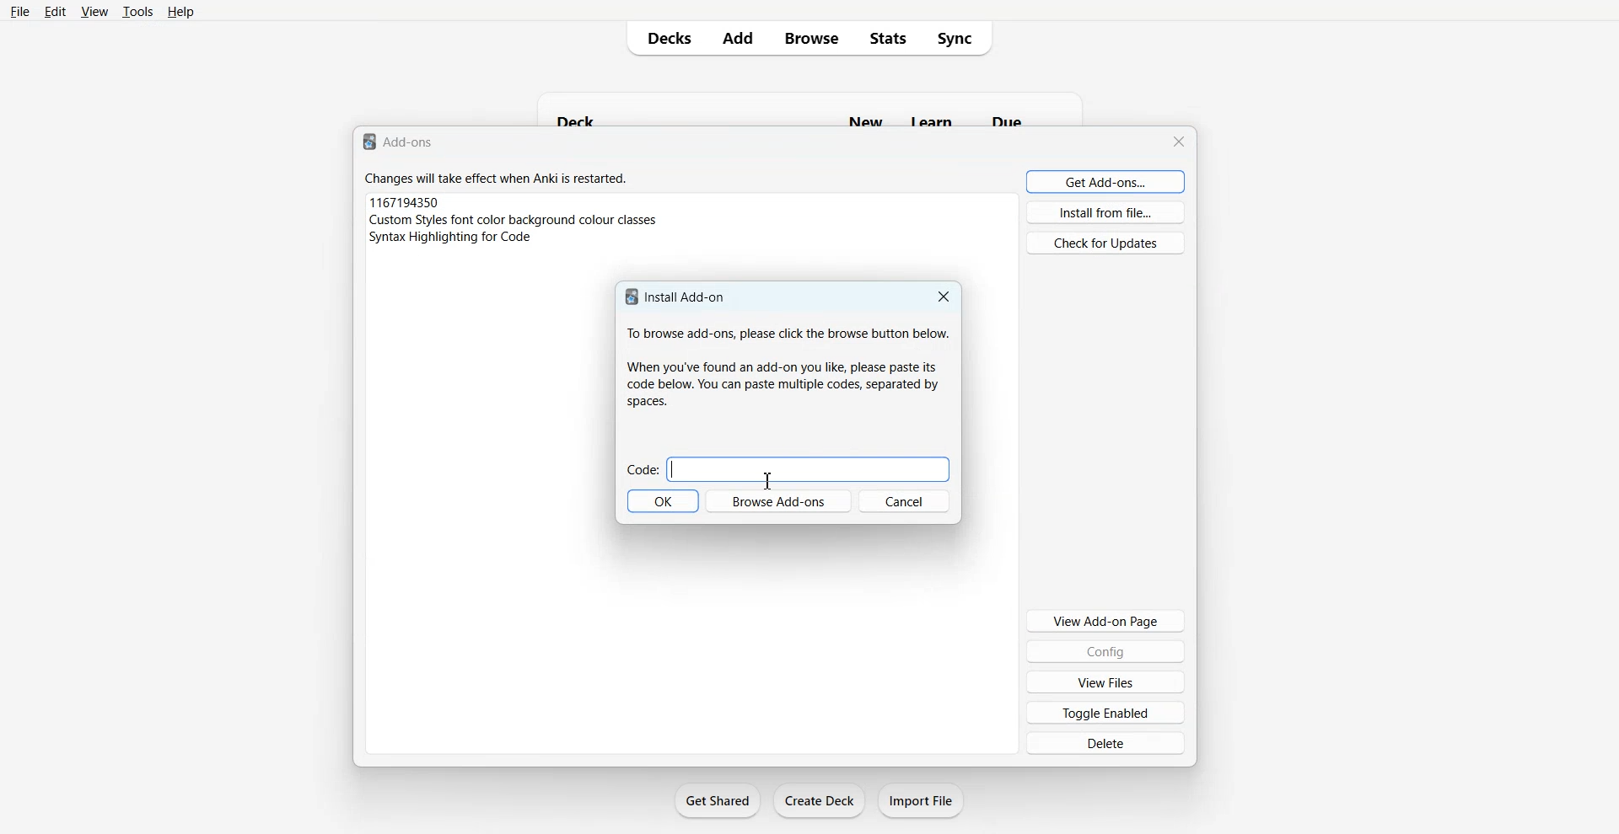  I want to click on Config, so click(1106, 651).